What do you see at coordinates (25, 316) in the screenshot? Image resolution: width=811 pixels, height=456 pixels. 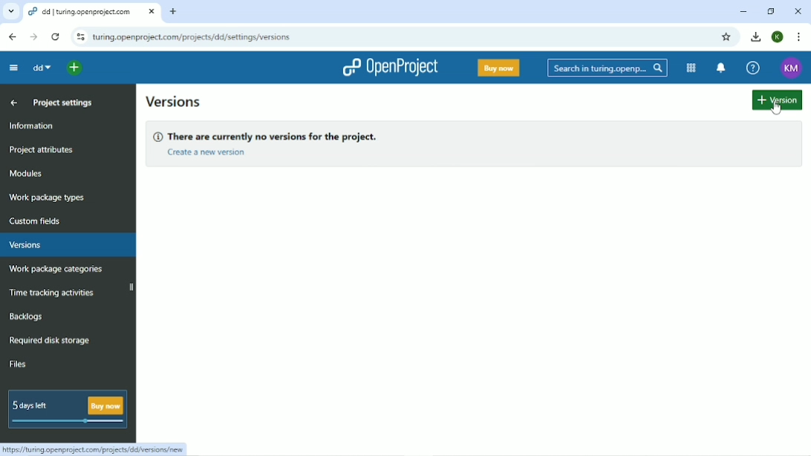 I see `Backlogs` at bounding box center [25, 316].